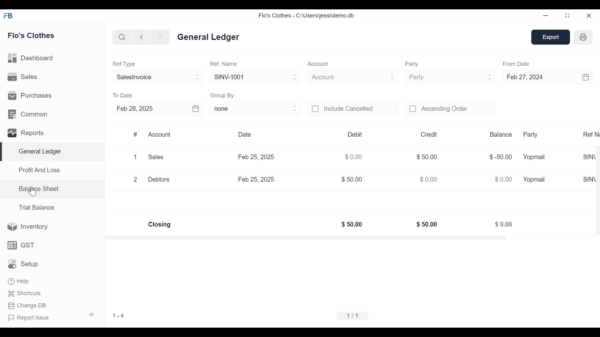 This screenshot has width=600, height=337. Describe the element at coordinates (319, 64) in the screenshot. I see `Account` at that location.